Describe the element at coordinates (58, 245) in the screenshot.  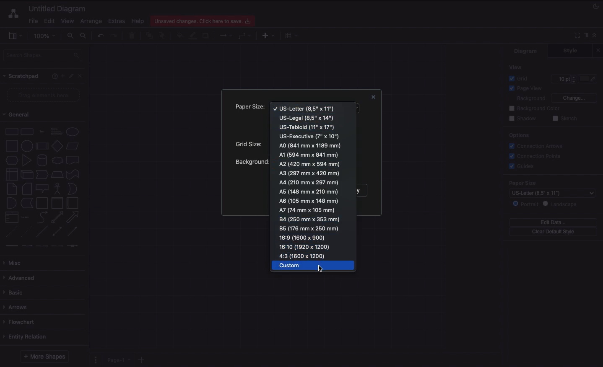
I see `connector 4` at that location.